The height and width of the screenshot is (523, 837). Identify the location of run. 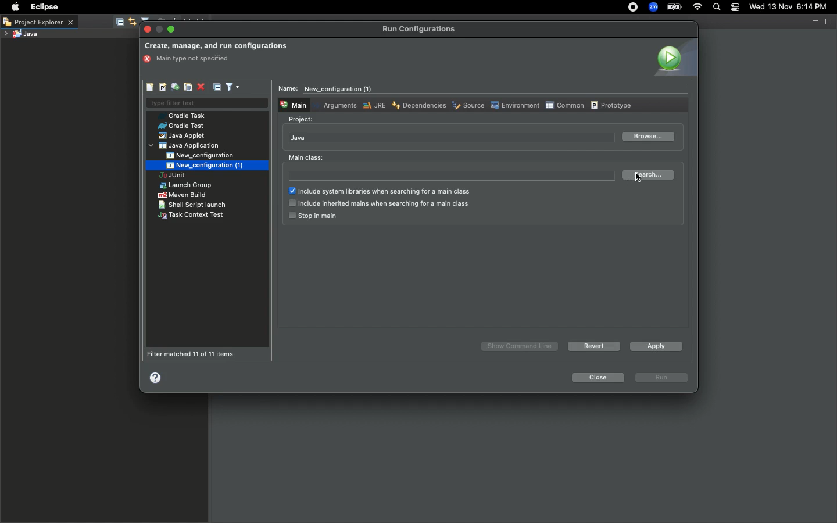
(662, 378).